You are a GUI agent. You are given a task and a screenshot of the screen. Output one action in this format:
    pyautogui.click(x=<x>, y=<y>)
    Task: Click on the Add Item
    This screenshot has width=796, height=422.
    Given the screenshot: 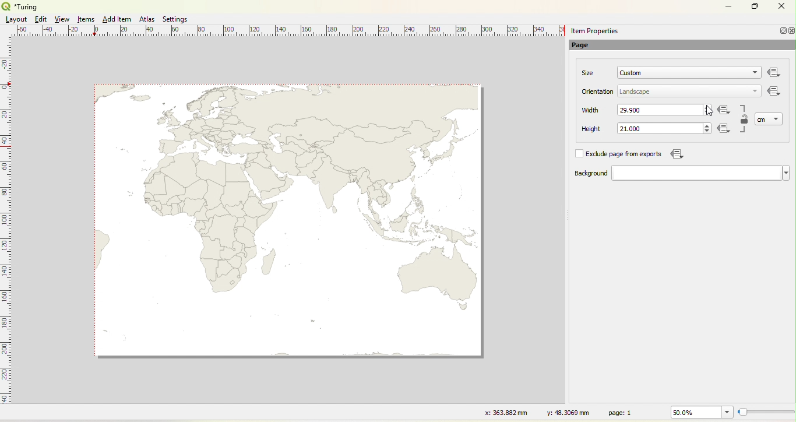 What is the action you would take?
    pyautogui.click(x=117, y=19)
    